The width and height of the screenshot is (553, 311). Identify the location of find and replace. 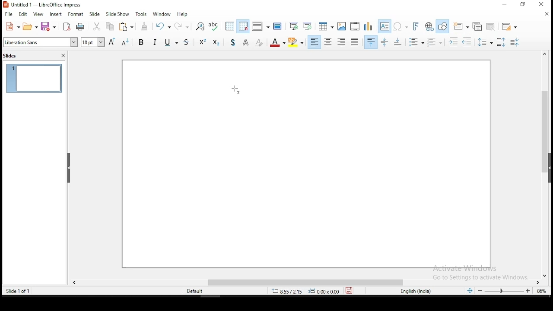
(200, 26).